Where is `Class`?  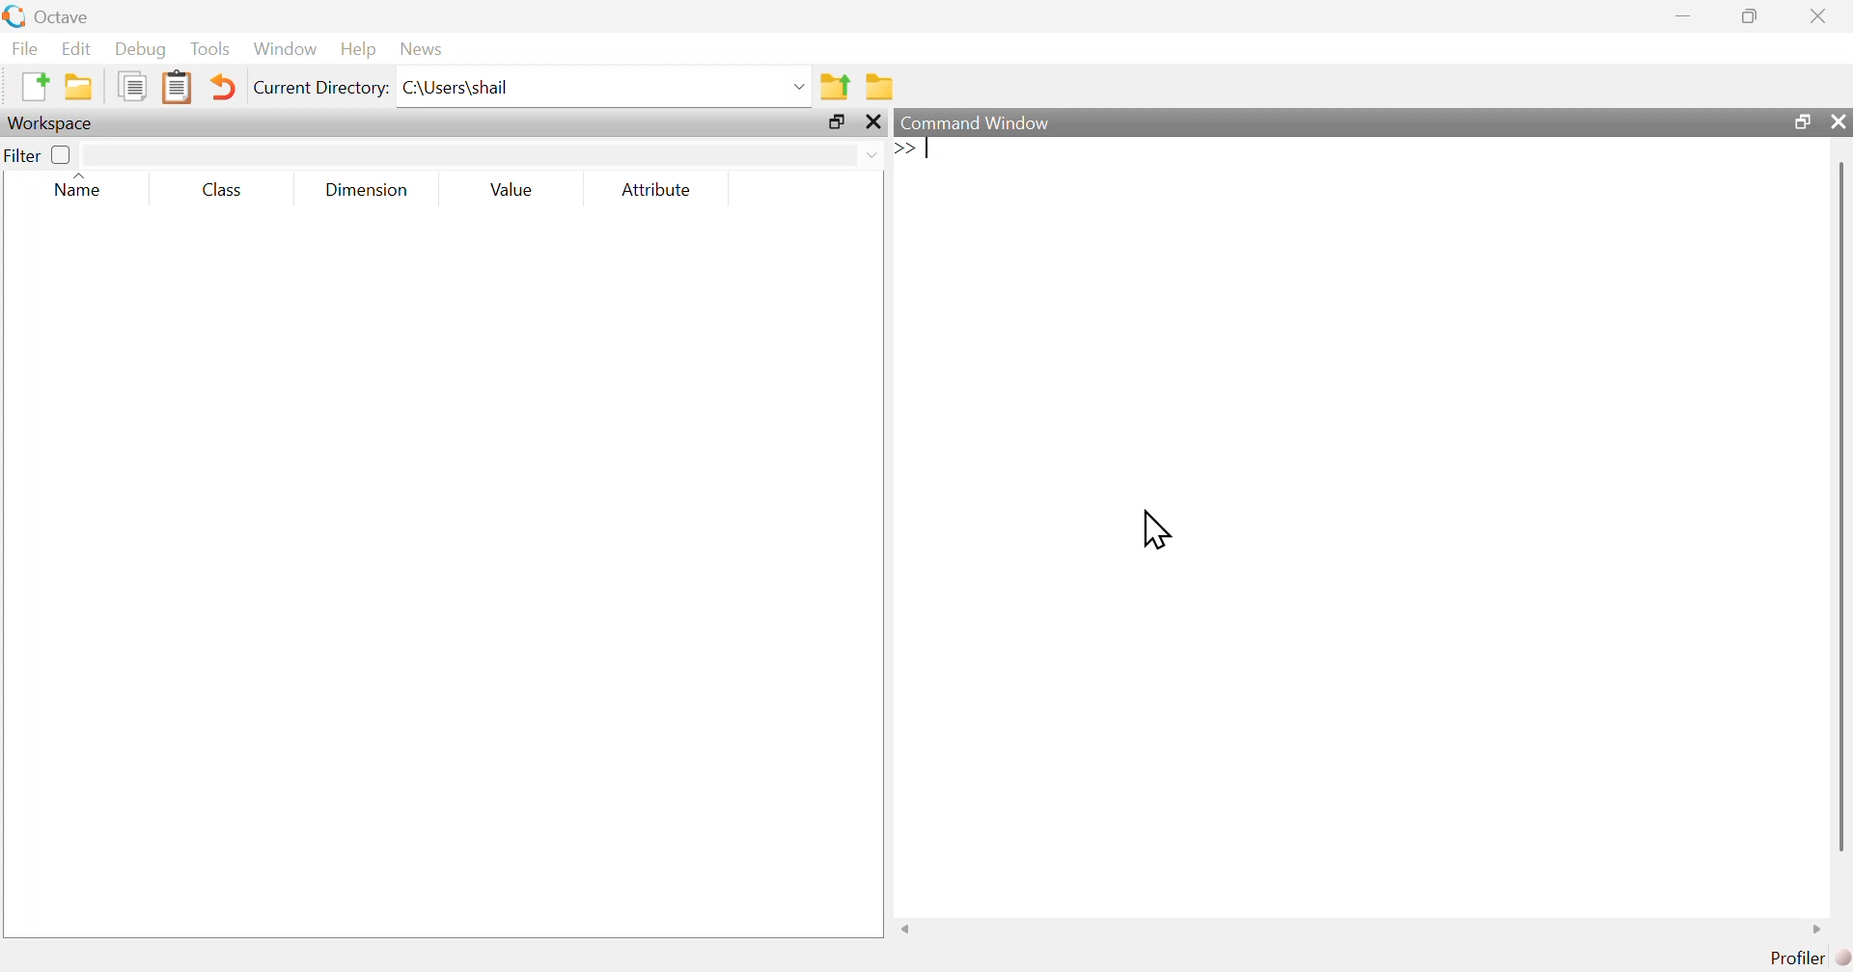
Class is located at coordinates (215, 189).